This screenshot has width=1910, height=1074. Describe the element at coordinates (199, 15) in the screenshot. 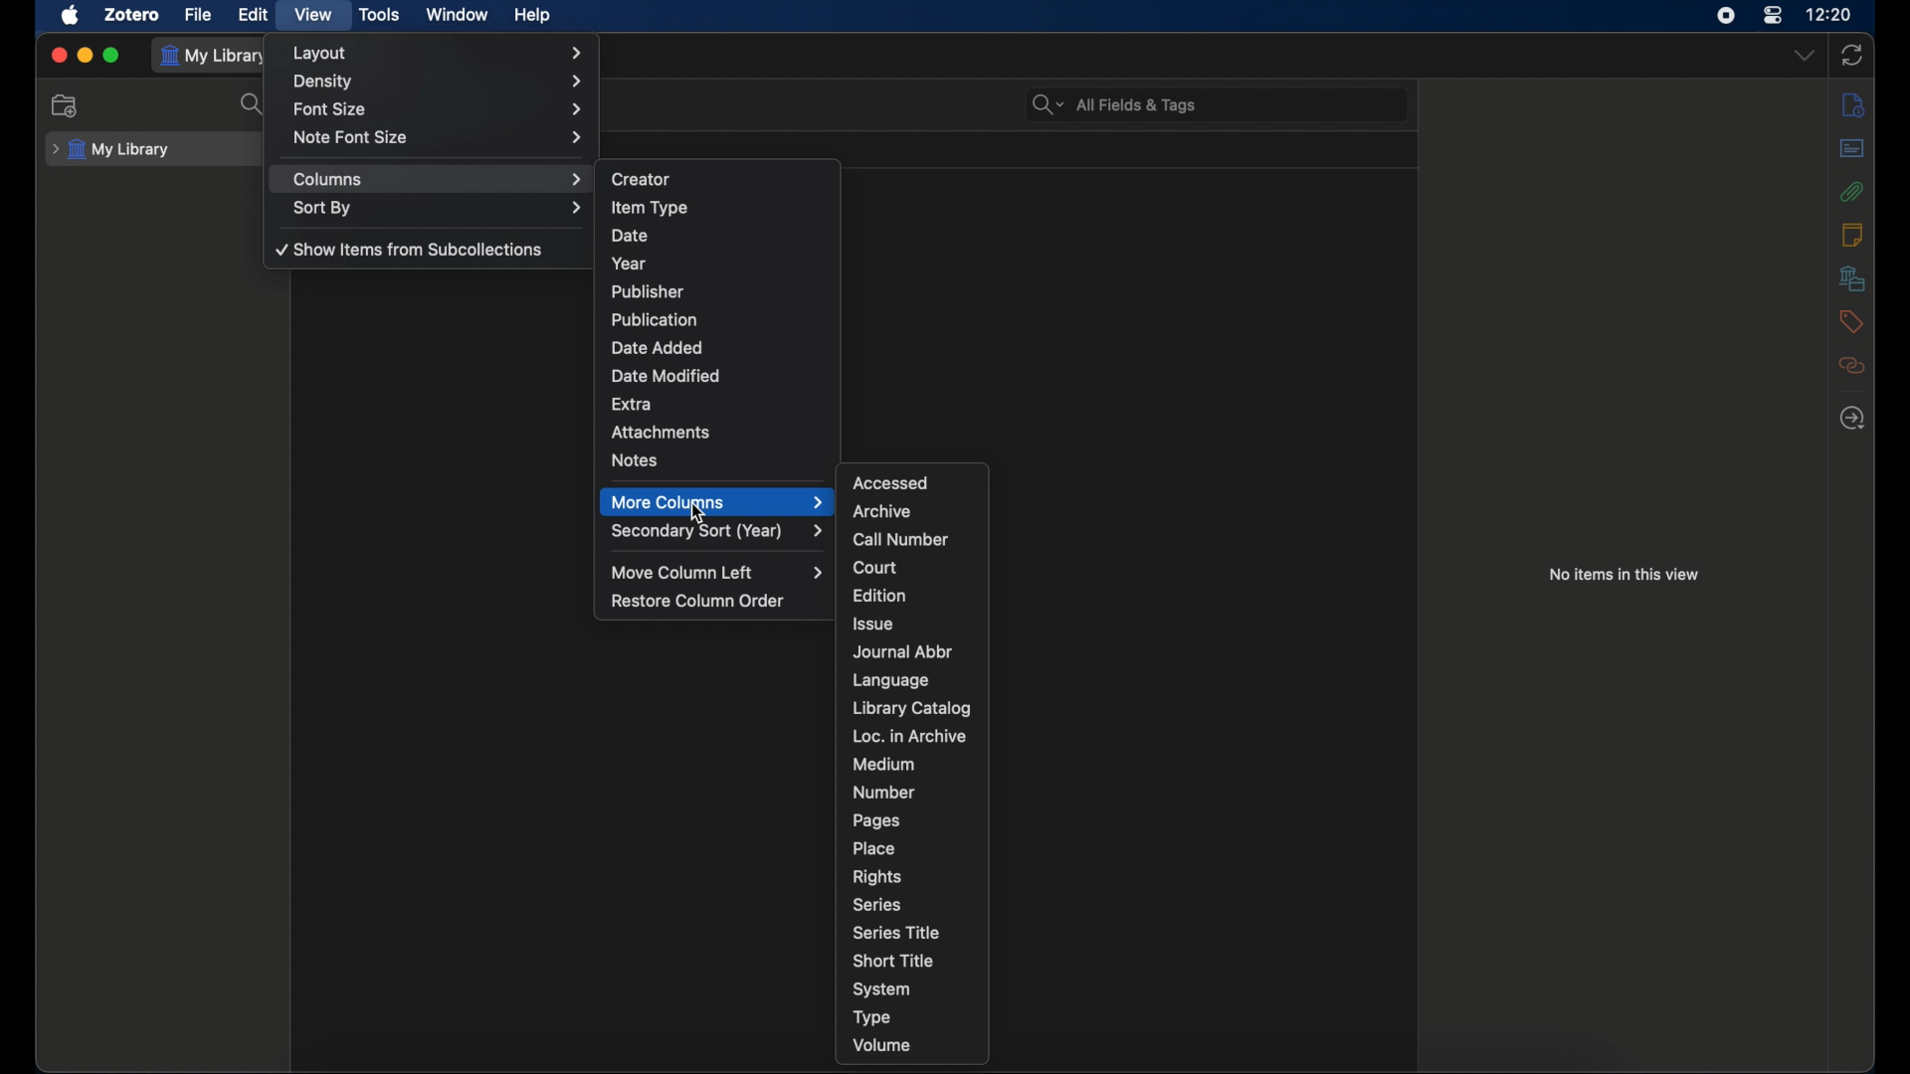

I see `file` at that location.